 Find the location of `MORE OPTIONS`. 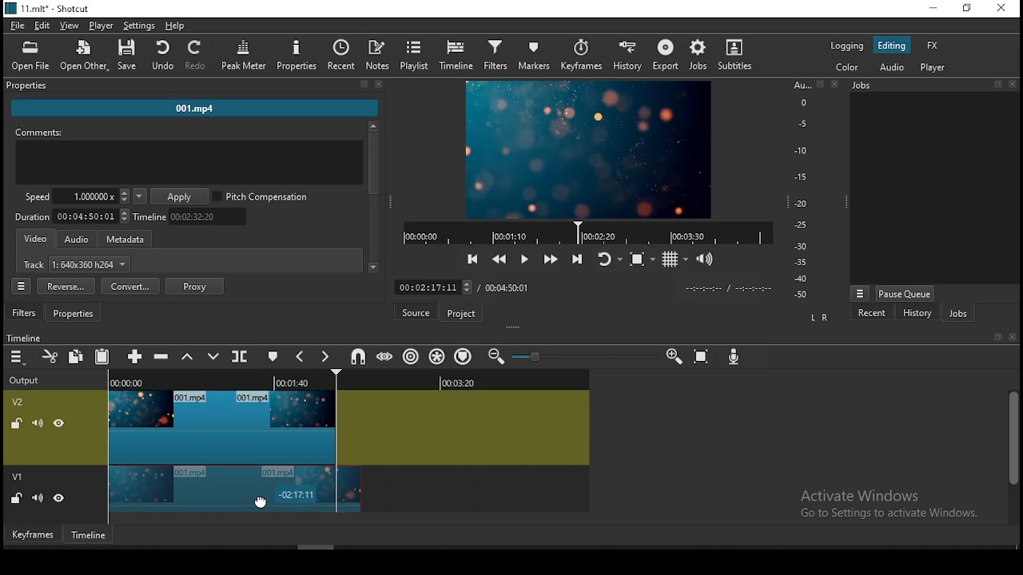

MORE OPTIONS is located at coordinates (859, 292).